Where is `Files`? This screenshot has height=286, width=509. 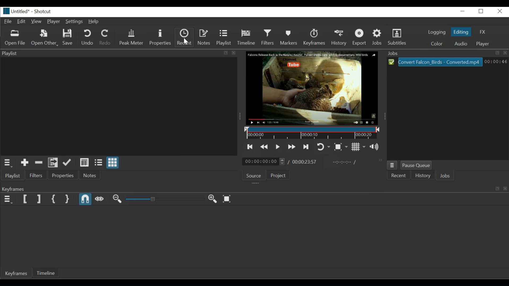
Files is located at coordinates (36, 175).